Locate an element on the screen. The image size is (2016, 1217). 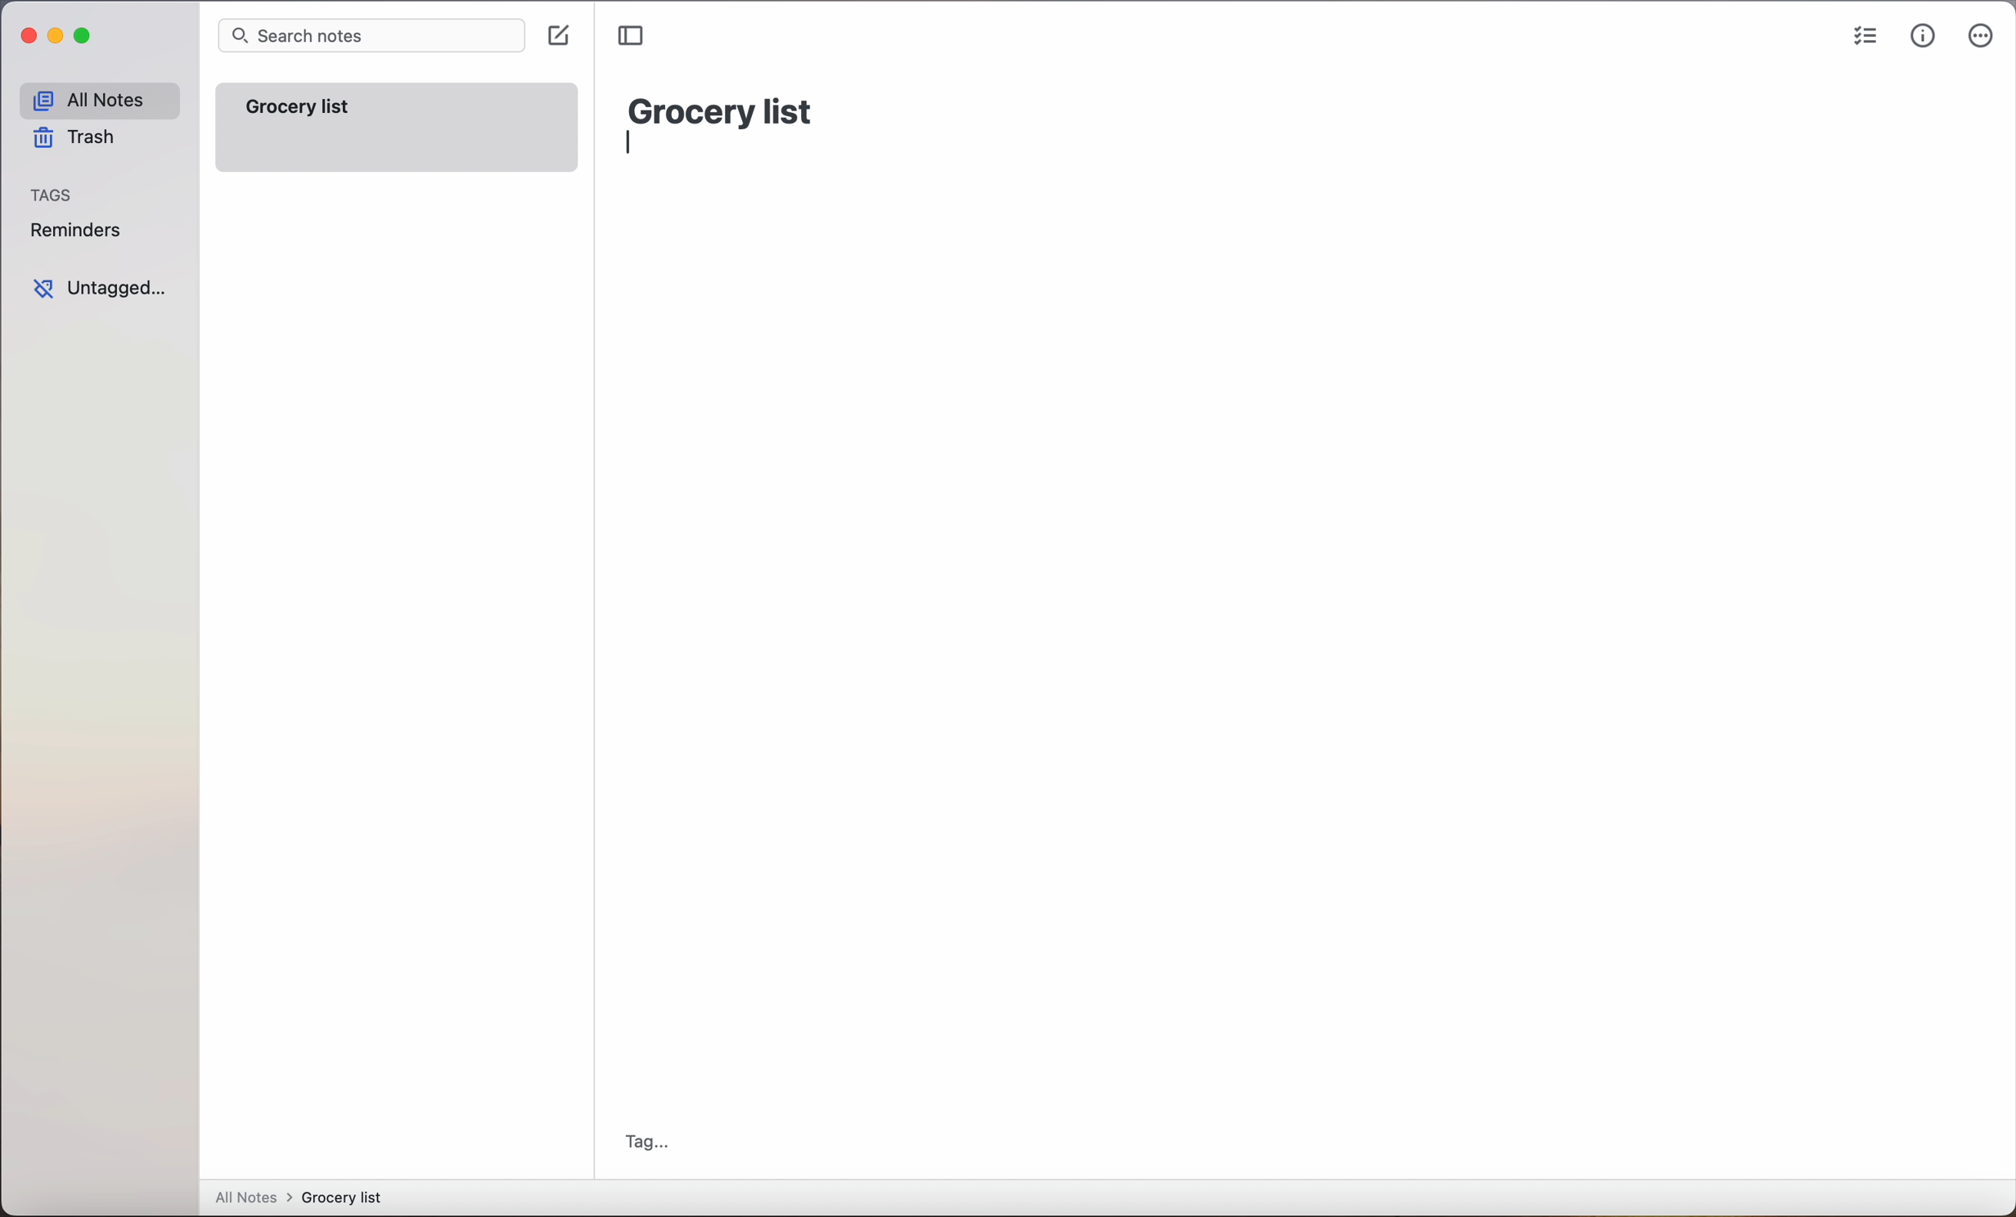
tag is located at coordinates (647, 1142).